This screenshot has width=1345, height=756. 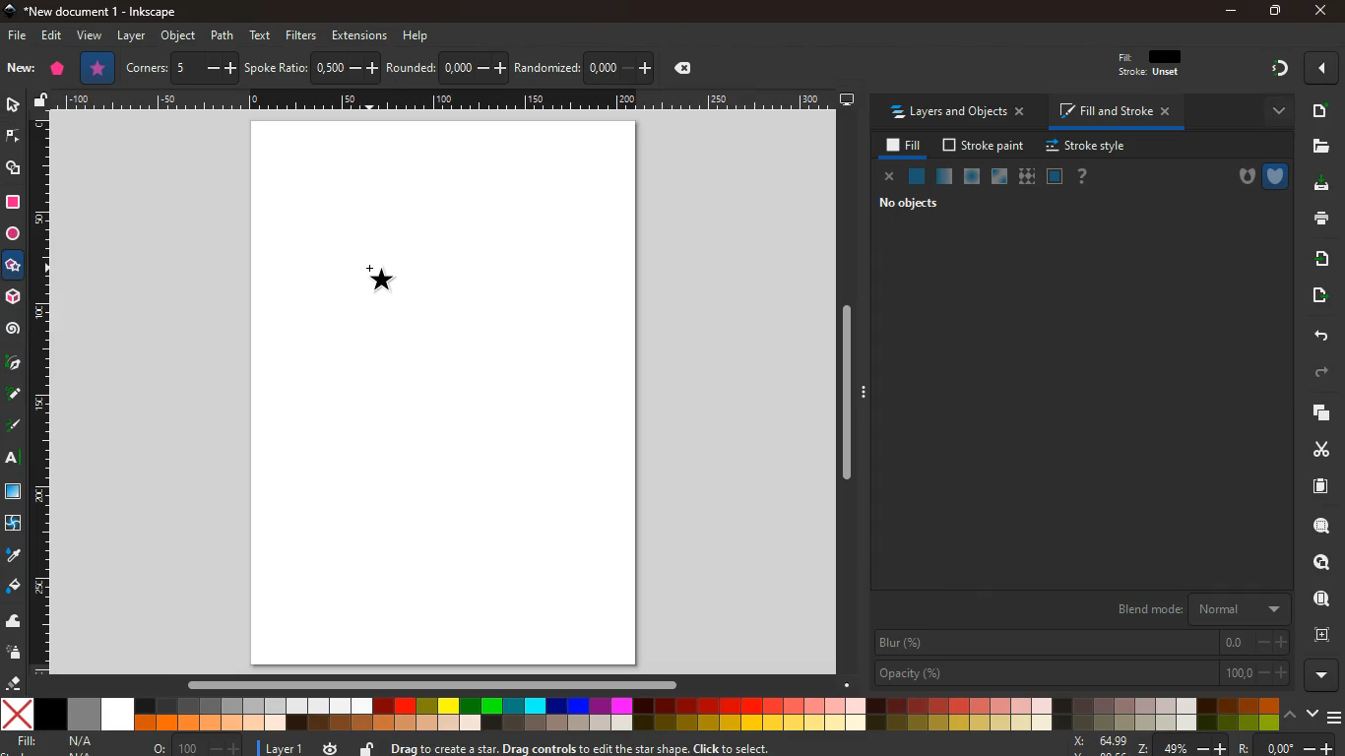 I want to click on zoom, so click(x=1195, y=746).